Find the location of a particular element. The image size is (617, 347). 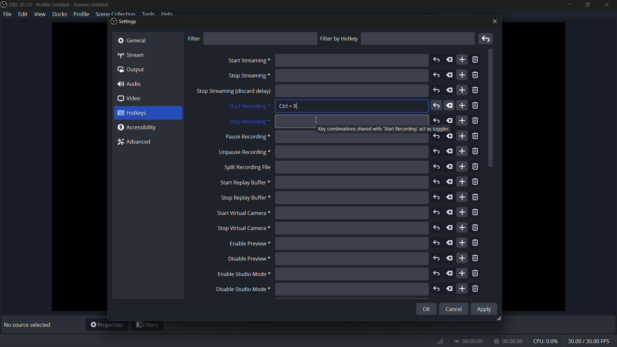

delete is located at coordinates (450, 258).